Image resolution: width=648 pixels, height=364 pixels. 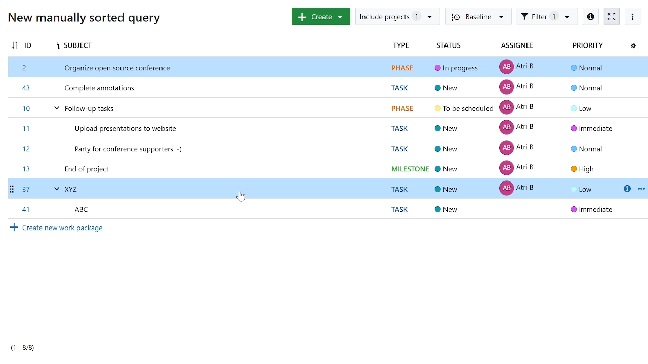 What do you see at coordinates (82, 17) in the screenshot?
I see `New manually sorted query` at bounding box center [82, 17].